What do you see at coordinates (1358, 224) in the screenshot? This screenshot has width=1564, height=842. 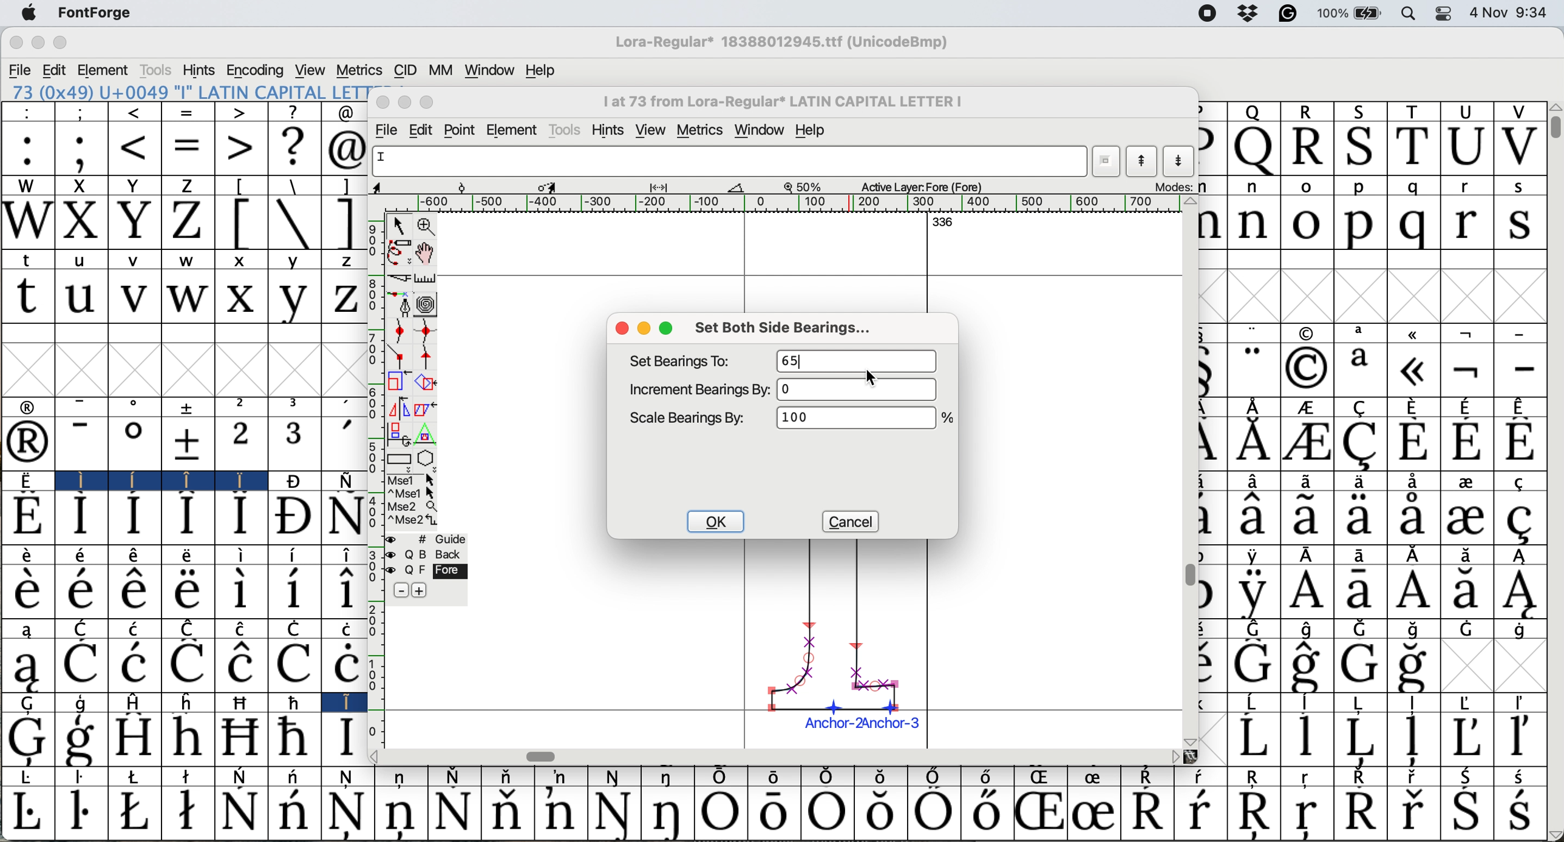 I see `p` at bounding box center [1358, 224].